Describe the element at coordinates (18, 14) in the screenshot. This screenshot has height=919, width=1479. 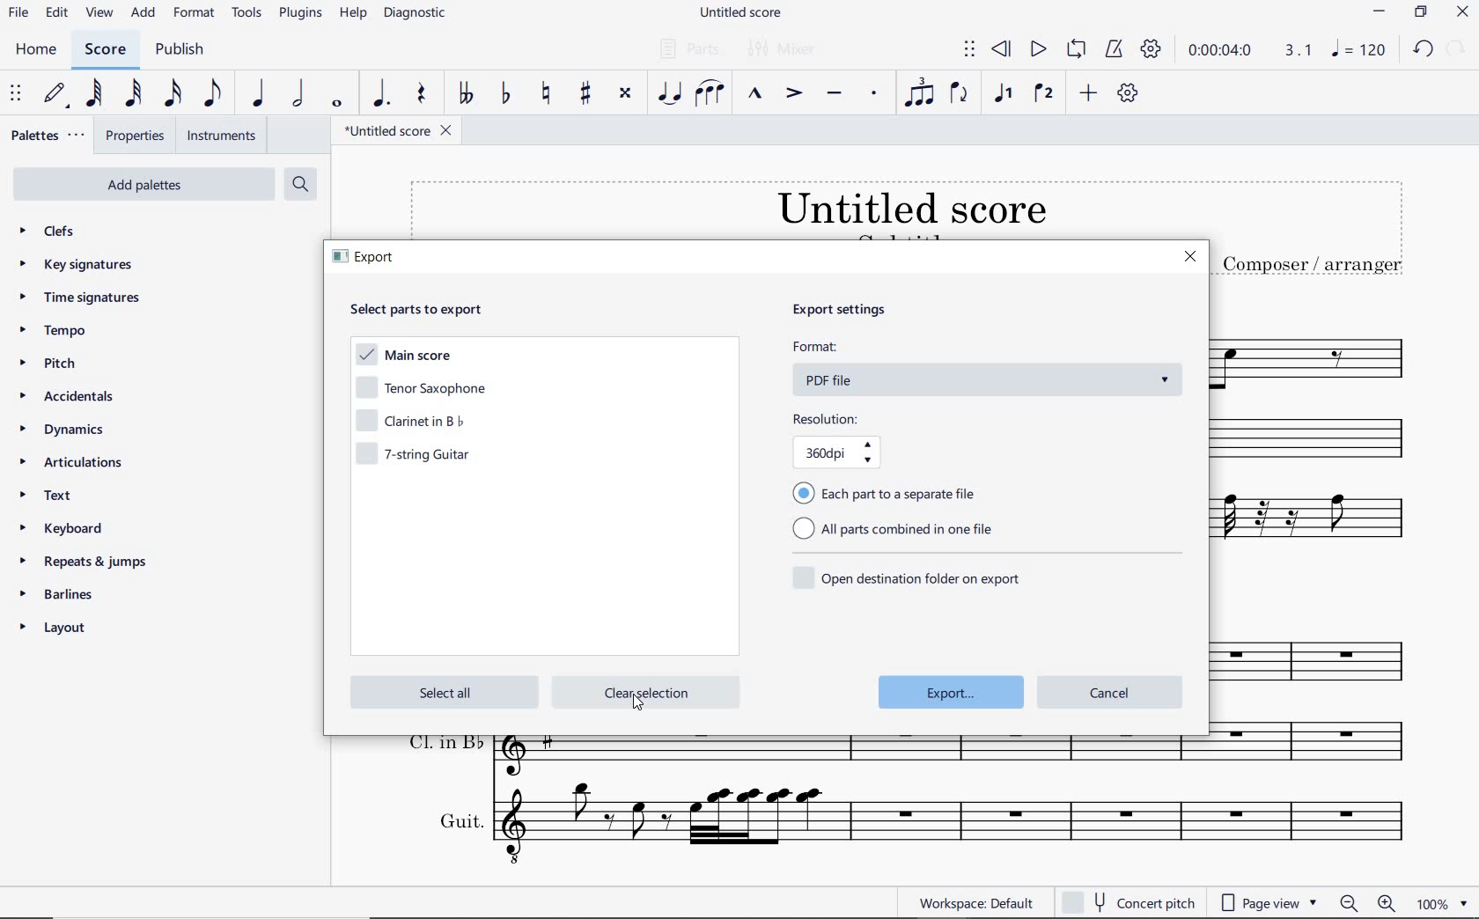
I see `FILE` at that location.